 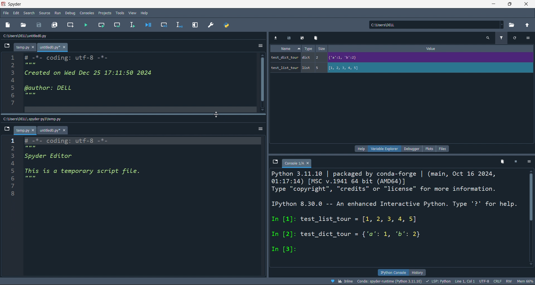 I want to click on open directory, so click(x=513, y=25).